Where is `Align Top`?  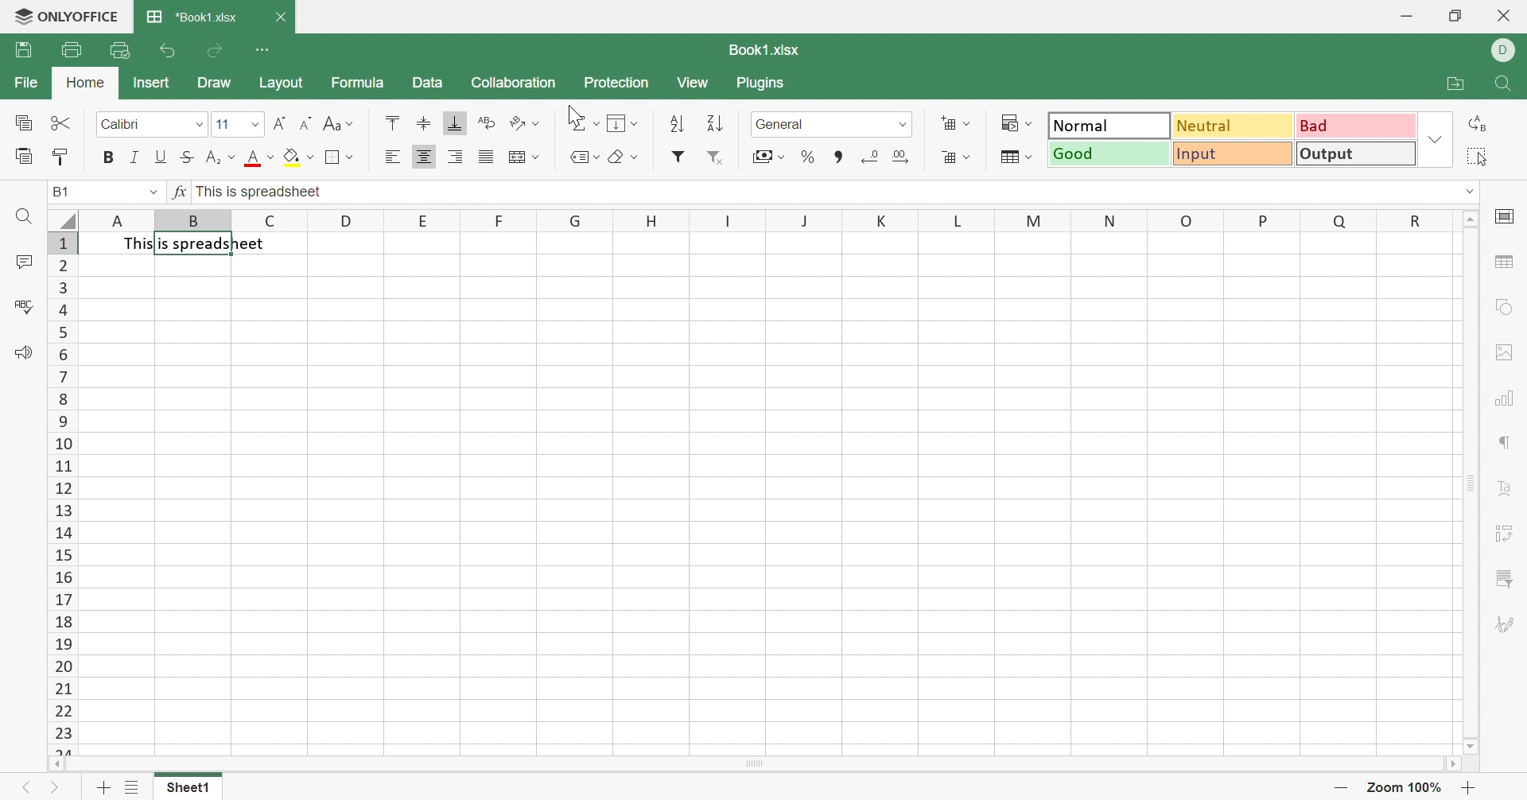 Align Top is located at coordinates (394, 121).